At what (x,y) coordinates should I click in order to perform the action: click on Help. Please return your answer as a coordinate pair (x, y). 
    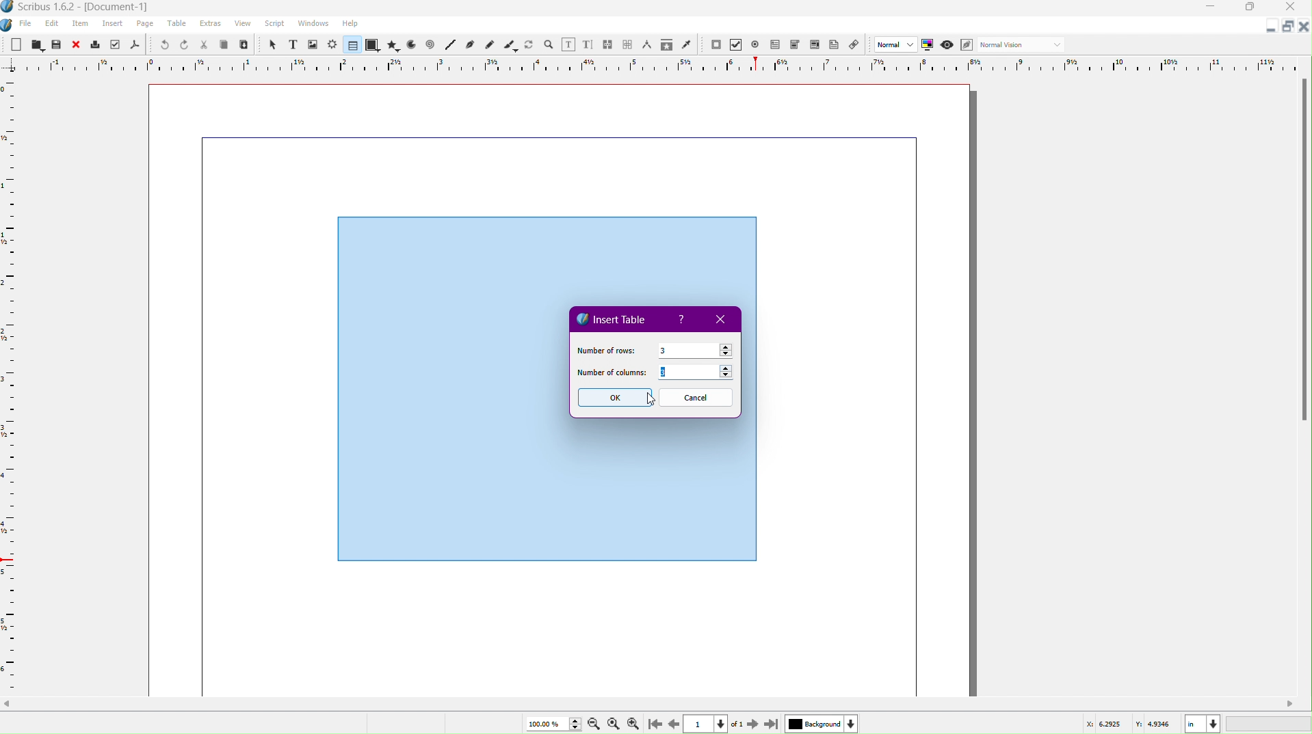
    Looking at the image, I should click on (683, 320).